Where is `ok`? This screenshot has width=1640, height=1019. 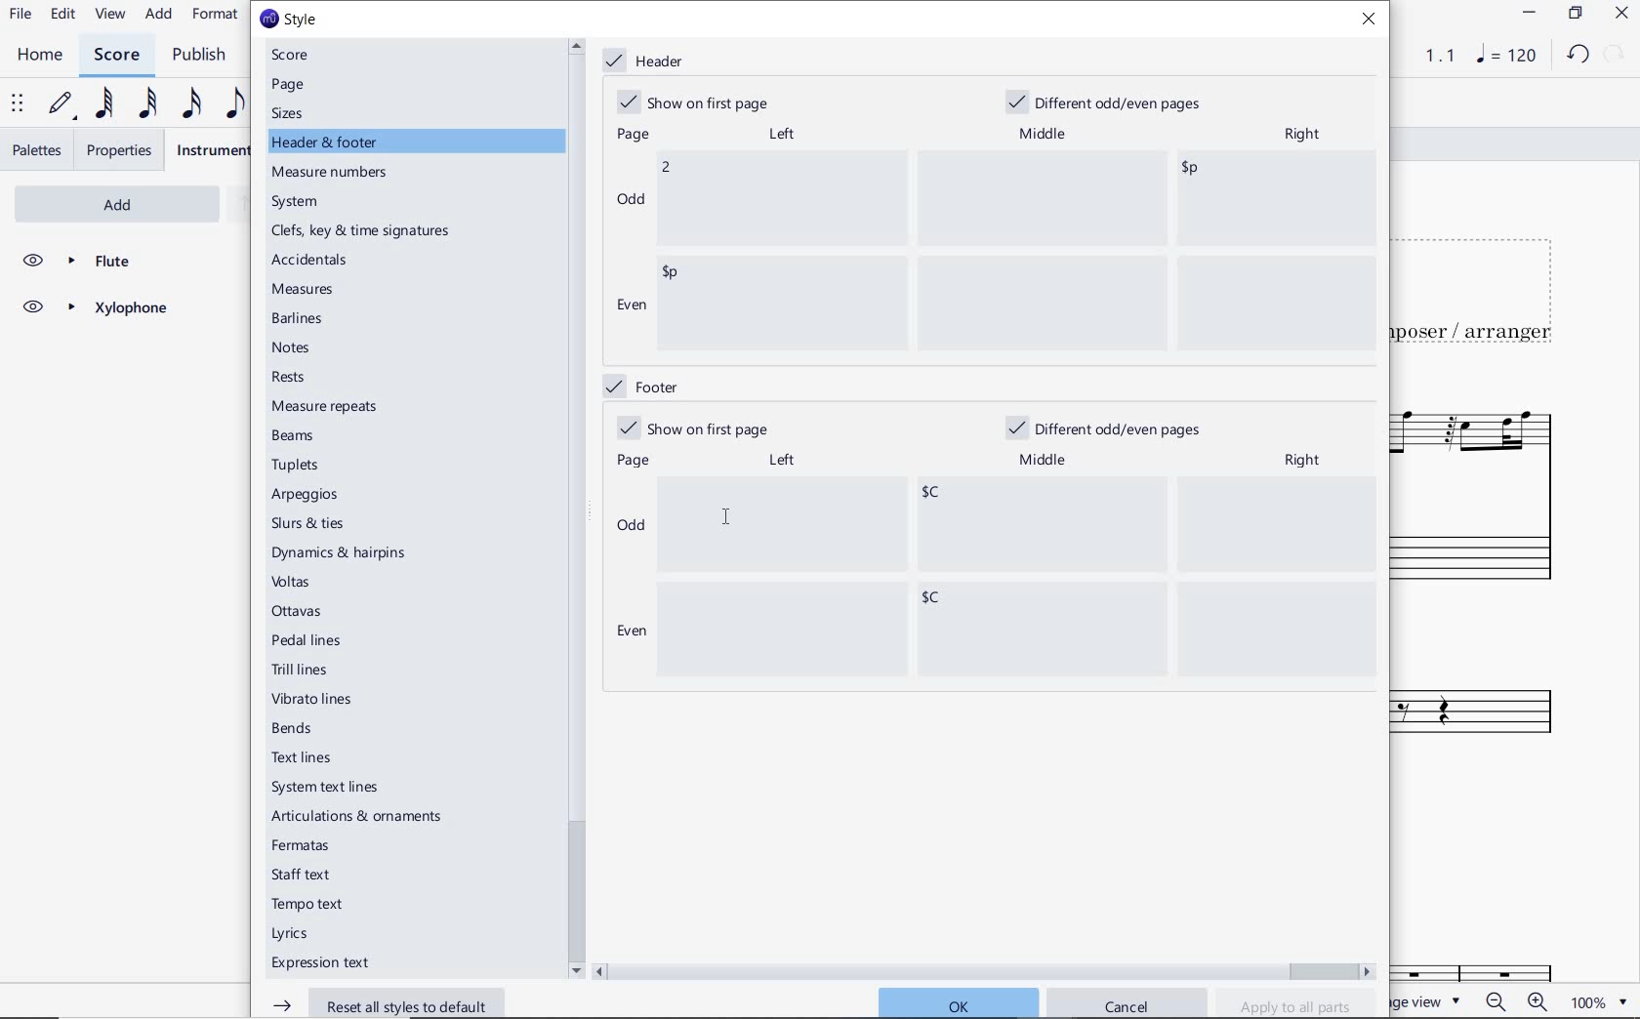
ok is located at coordinates (957, 1001).